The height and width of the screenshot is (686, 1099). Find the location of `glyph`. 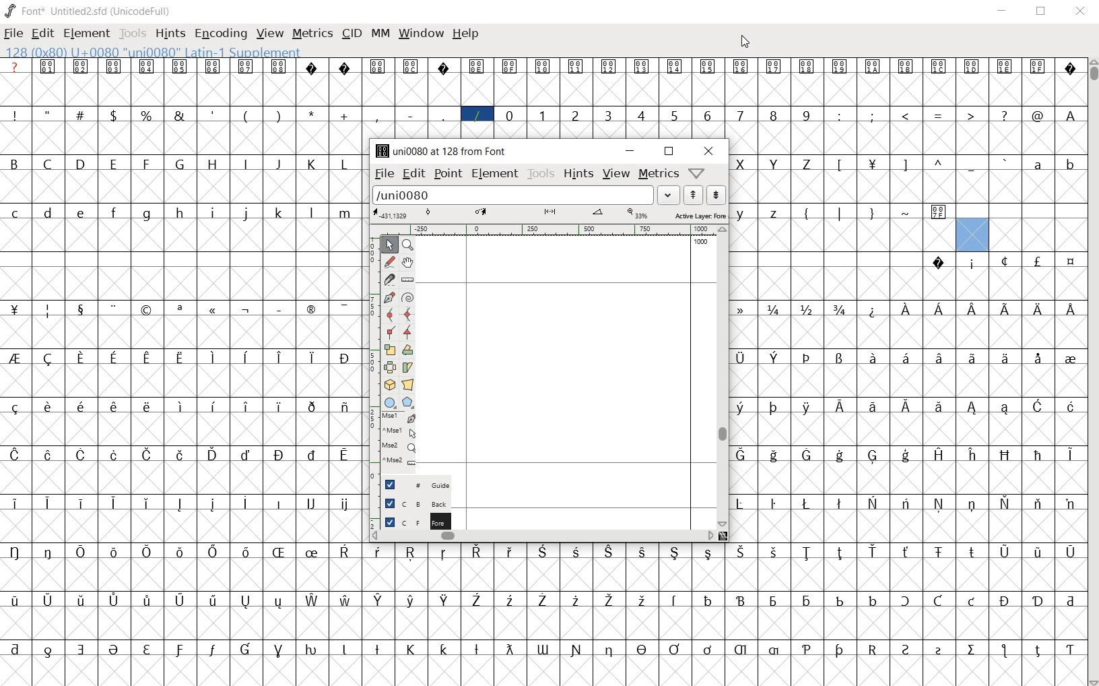

glyph is located at coordinates (345, 116).